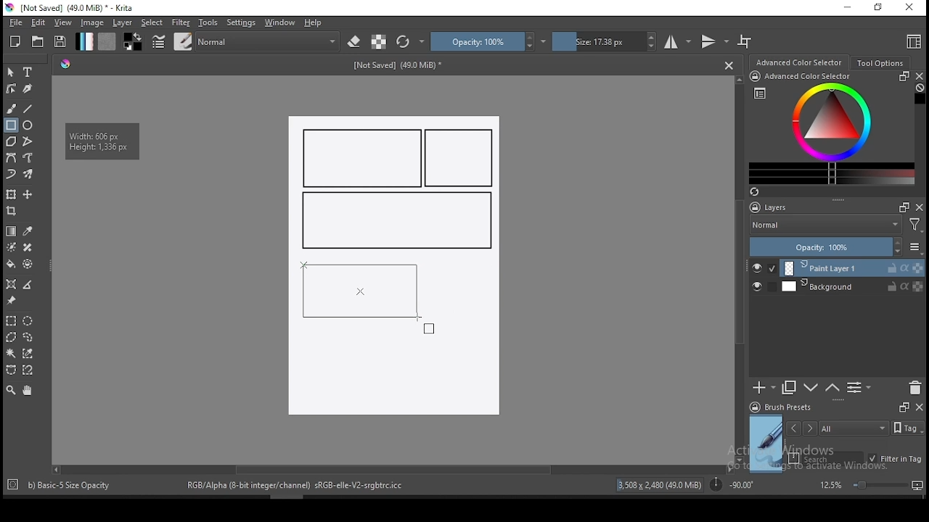  Describe the element at coordinates (391, 468) in the screenshot. I see `scroll bar` at that location.